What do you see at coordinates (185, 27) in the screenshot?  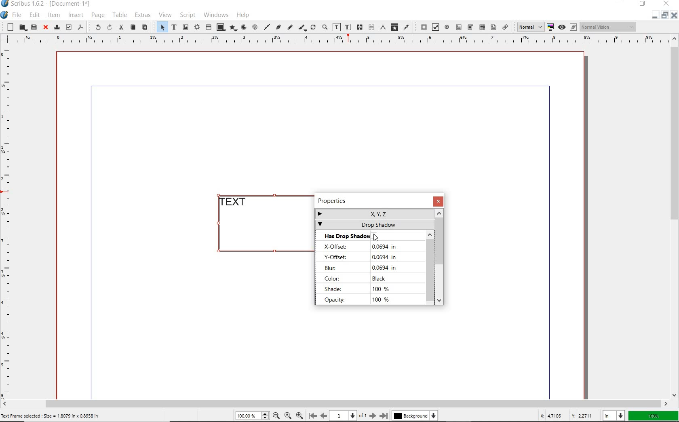 I see `image frame` at bounding box center [185, 27].